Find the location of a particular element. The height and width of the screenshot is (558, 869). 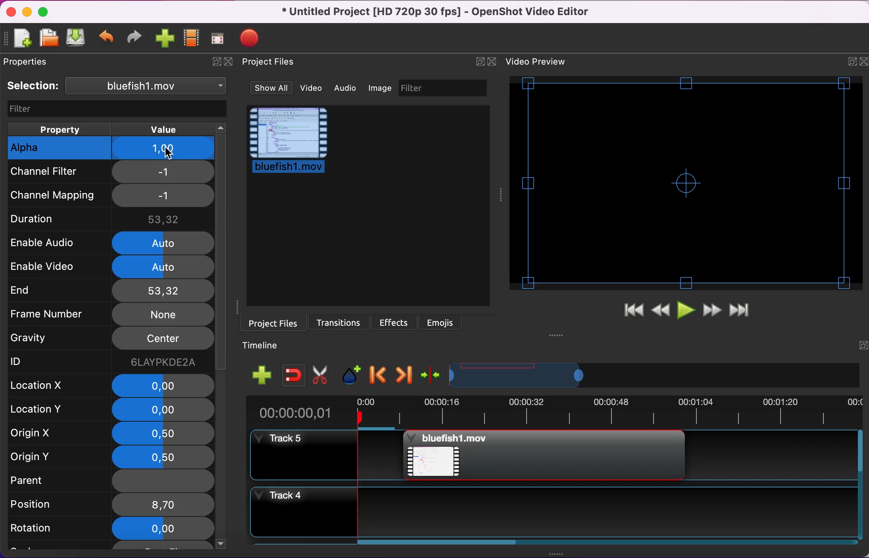

import files is located at coordinates (164, 38).